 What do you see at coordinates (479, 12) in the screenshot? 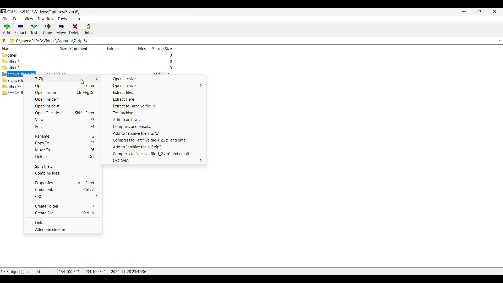
I see `Resize` at bounding box center [479, 12].